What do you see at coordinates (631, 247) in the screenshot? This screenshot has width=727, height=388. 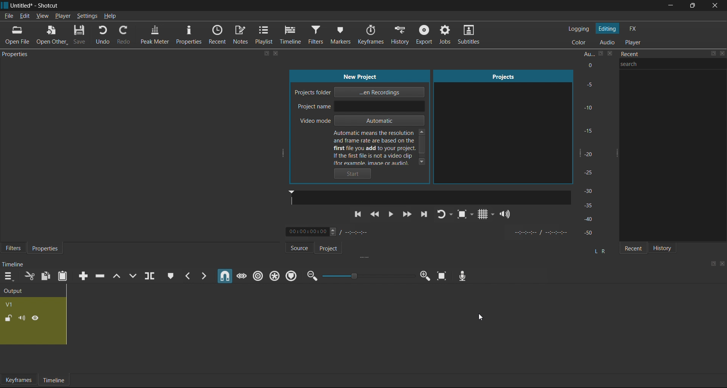 I see `Recent` at bounding box center [631, 247].